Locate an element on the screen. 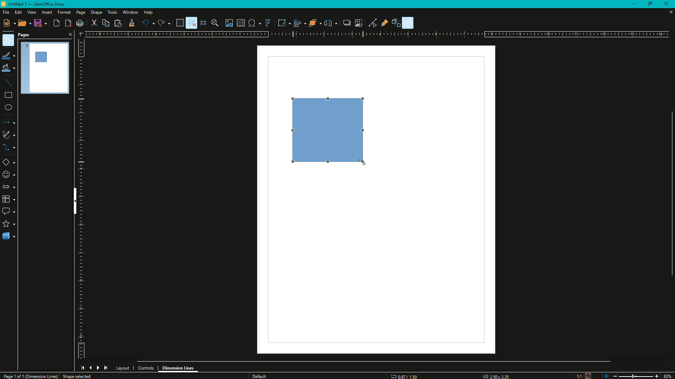 The image size is (675, 379). Zoom Out is located at coordinates (614, 375).